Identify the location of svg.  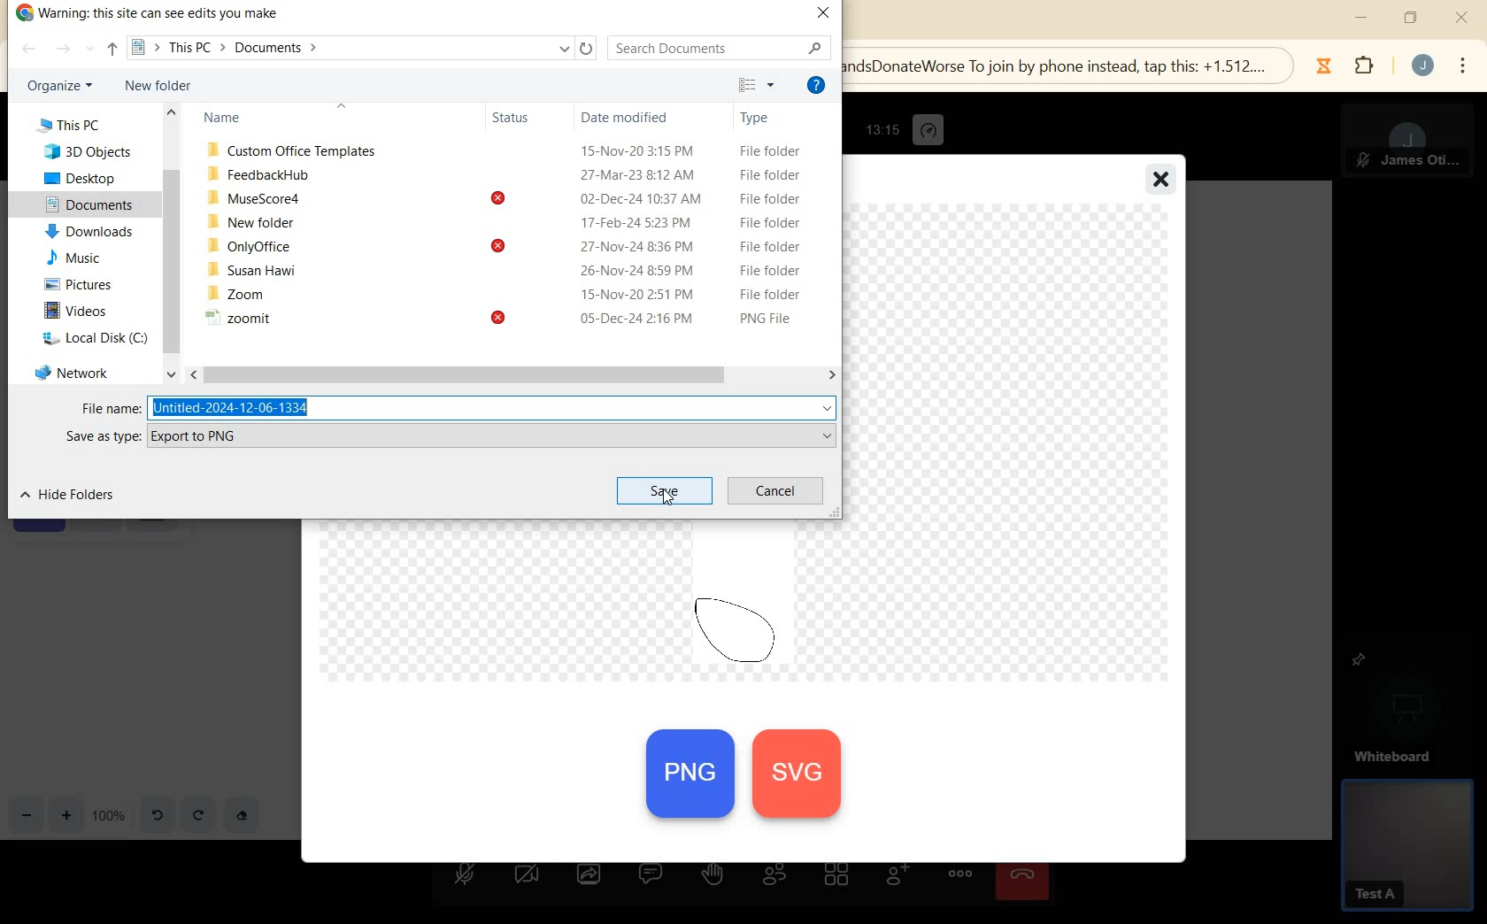
(796, 779).